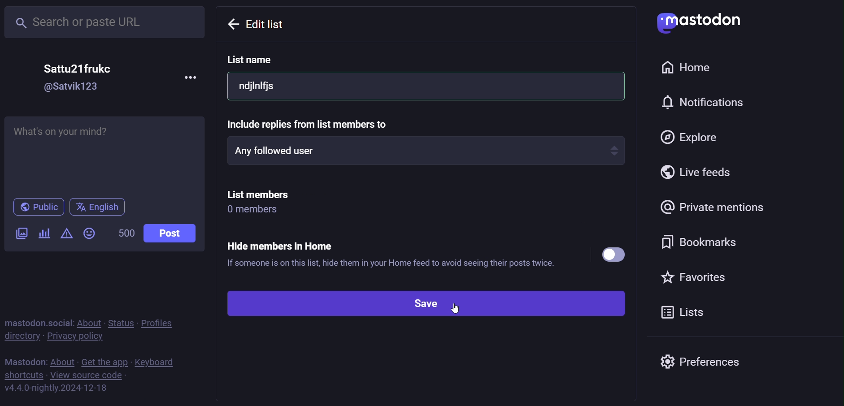 The image size is (844, 406). Describe the element at coordinates (158, 362) in the screenshot. I see `keyboard` at that location.